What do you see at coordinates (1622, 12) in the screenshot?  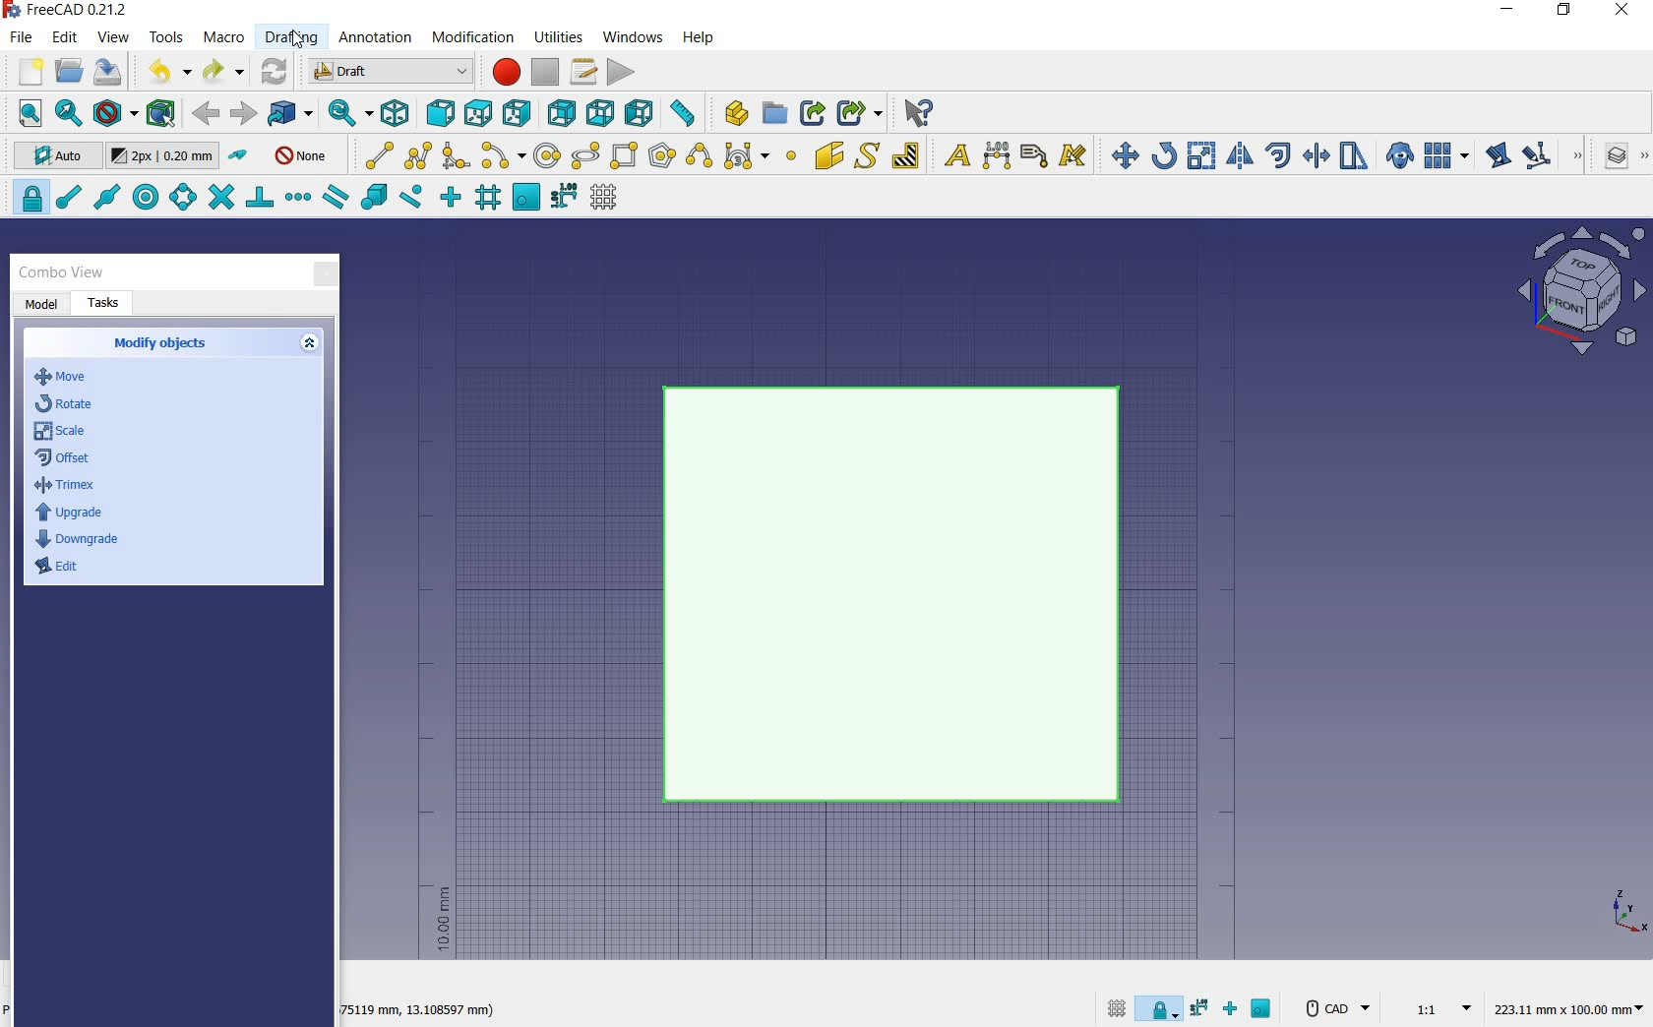 I see `close` at bounding box center [1622, 12].